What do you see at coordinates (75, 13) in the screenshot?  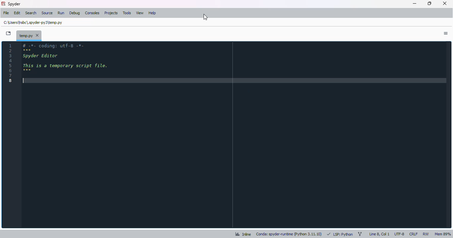 I see `debug` at bounding box center [75, 13].